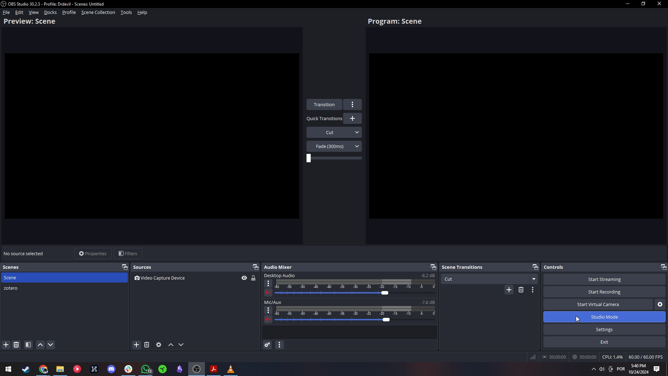 Image resolution: width=668 pixels, height=376 pixels. What do you see at coordinates (434, 267) in the screenshot?
I see `Separate audio mixer window` at bounding box center [434, 267].